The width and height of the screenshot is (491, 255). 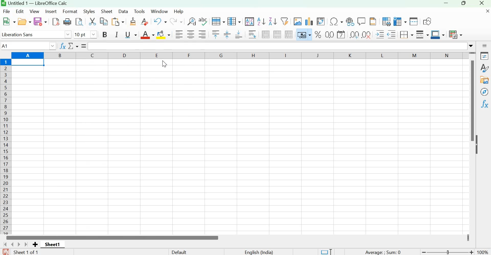 I want to click on Sheet 1 of 1, so click(x=29, y=252).